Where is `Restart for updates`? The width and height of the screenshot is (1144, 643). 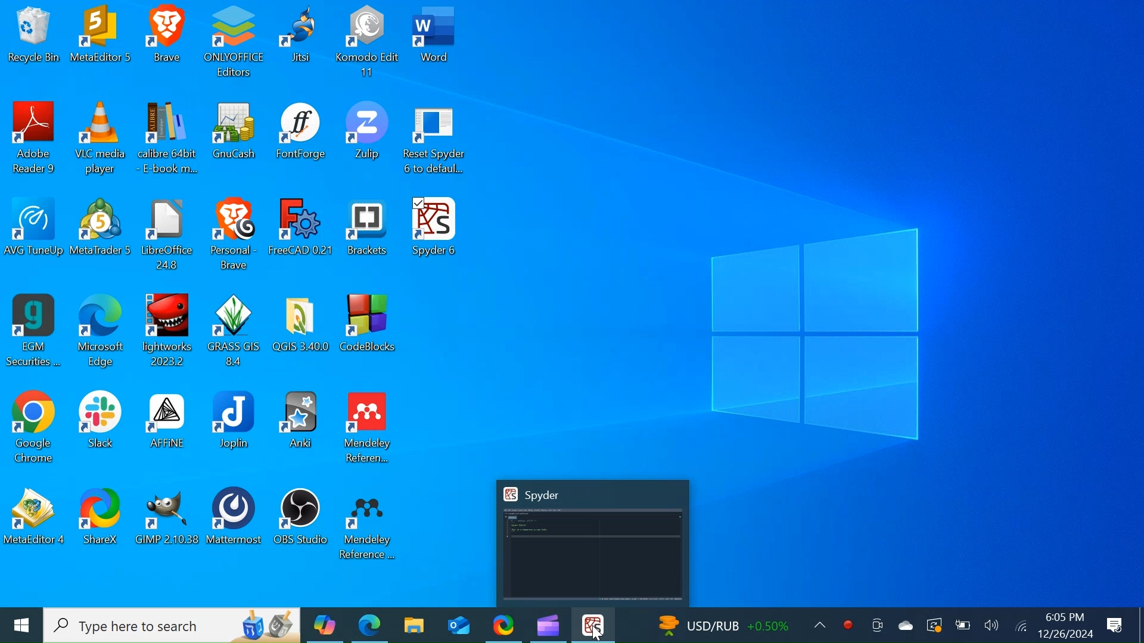 Restart for updates is located at coordinates (932, 625).